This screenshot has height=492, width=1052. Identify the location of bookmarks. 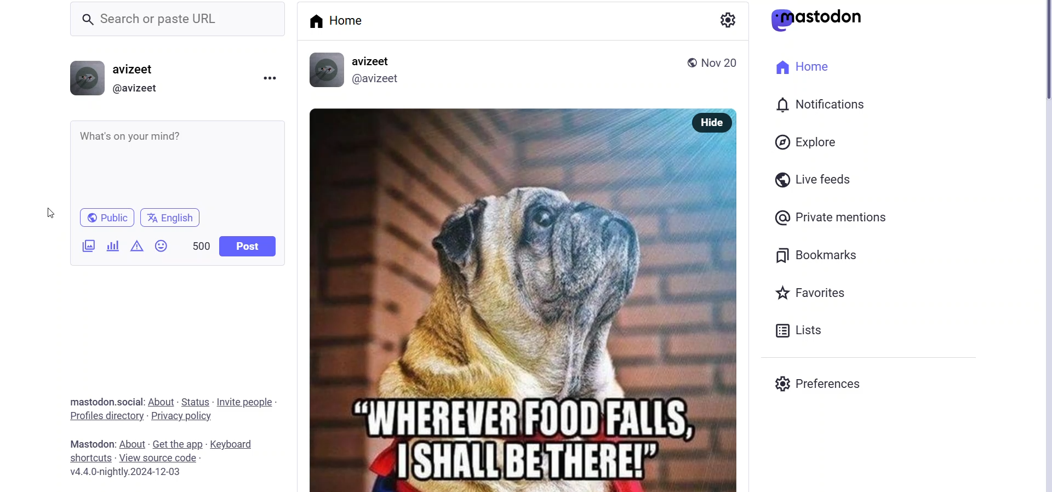
(820, 253).